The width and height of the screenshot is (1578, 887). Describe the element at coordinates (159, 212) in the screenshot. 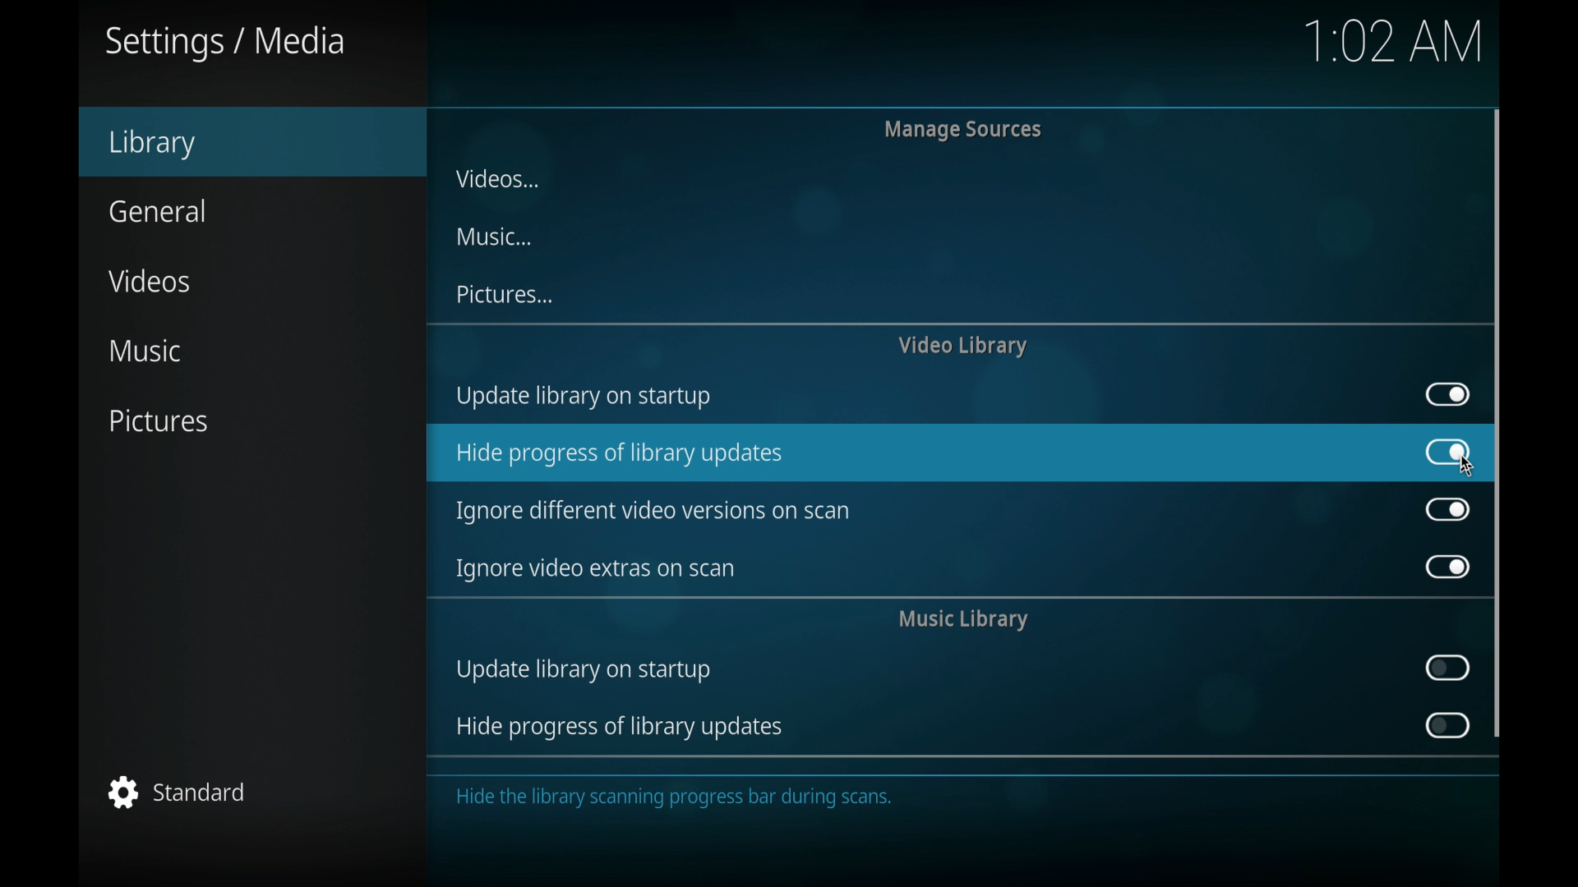

I see `general` at that location.